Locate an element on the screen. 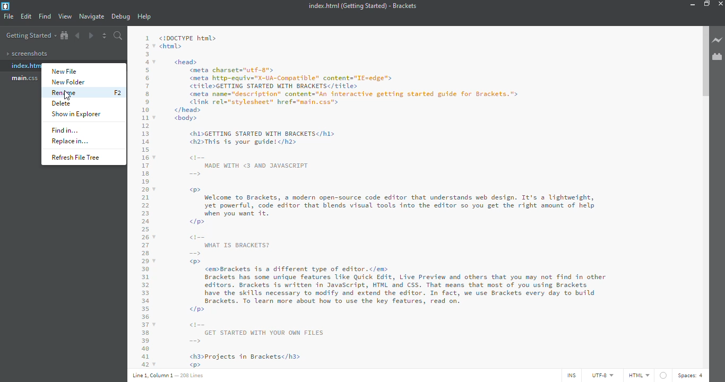 This screenshot has width=725, height=382. main is located at coordinates (26, 79).